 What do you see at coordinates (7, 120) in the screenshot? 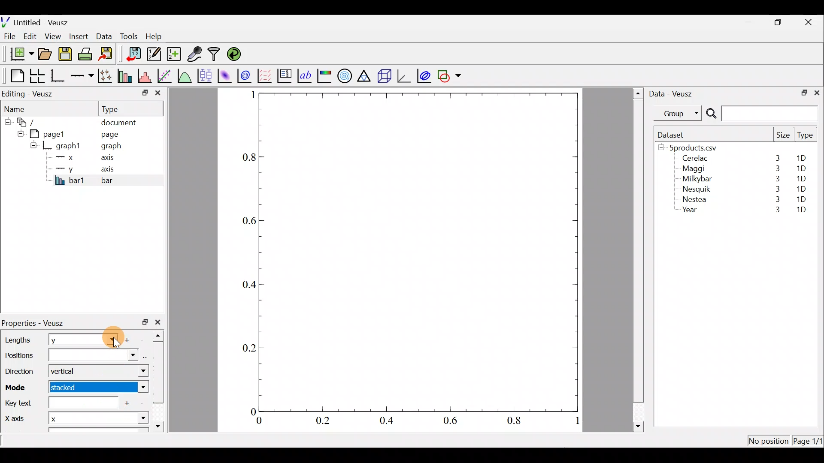
I see `hide` at bounding box center [7, 120].